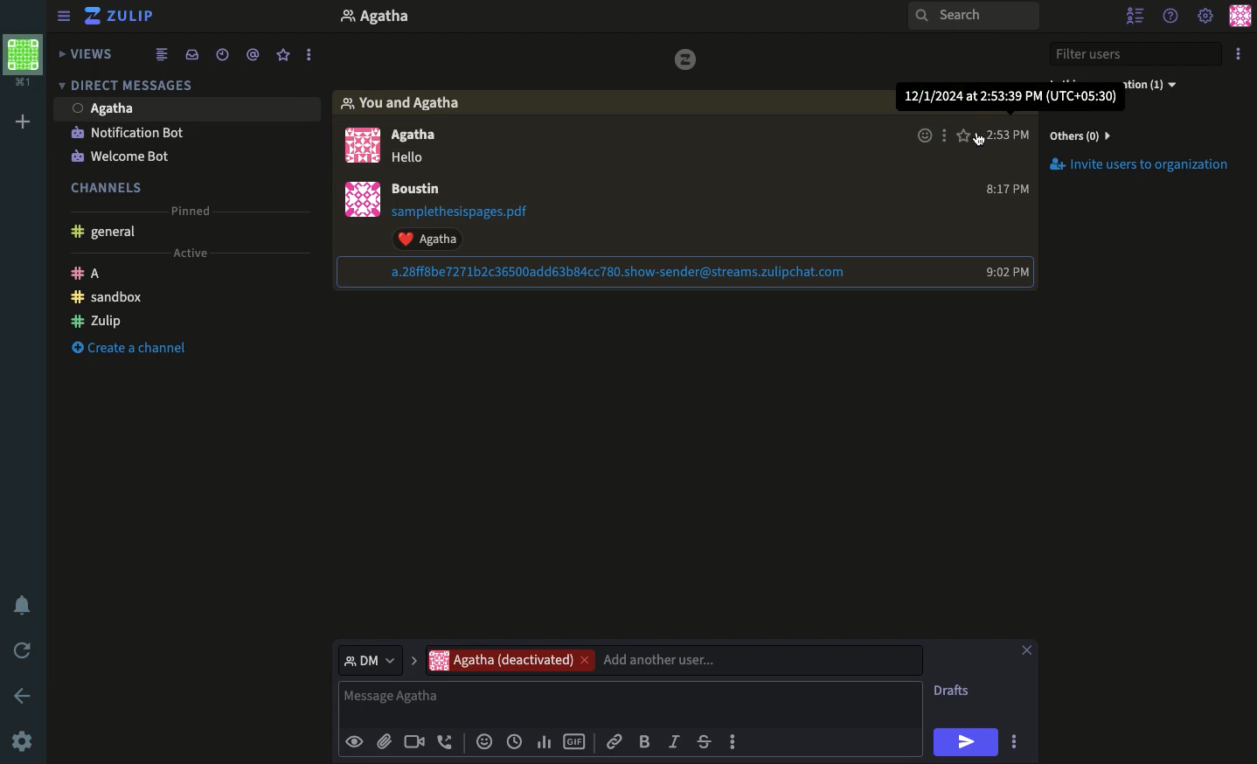 The image size is (1257, 764). I want to click on Settings, so click(24, 742).